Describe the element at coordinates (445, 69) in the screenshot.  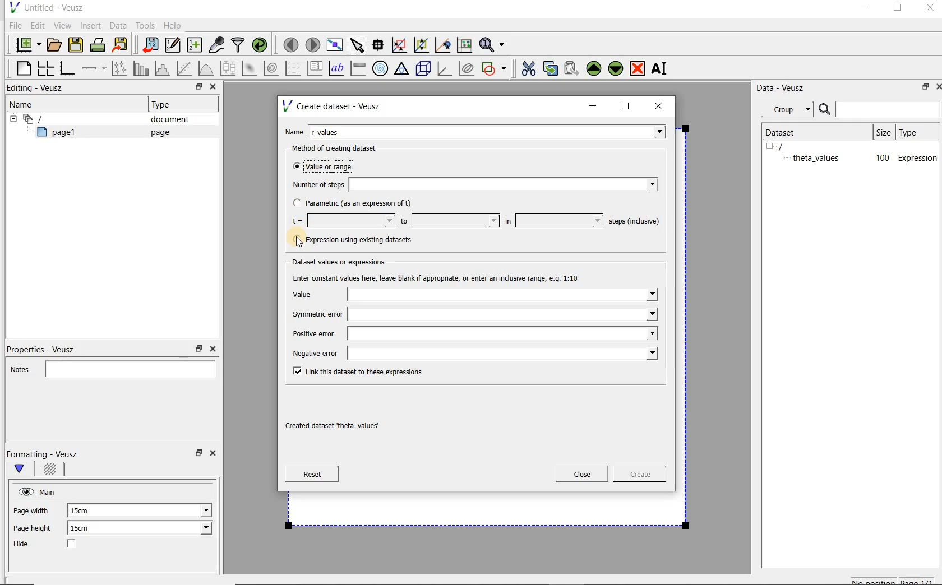
I see `3d graph` at that location.